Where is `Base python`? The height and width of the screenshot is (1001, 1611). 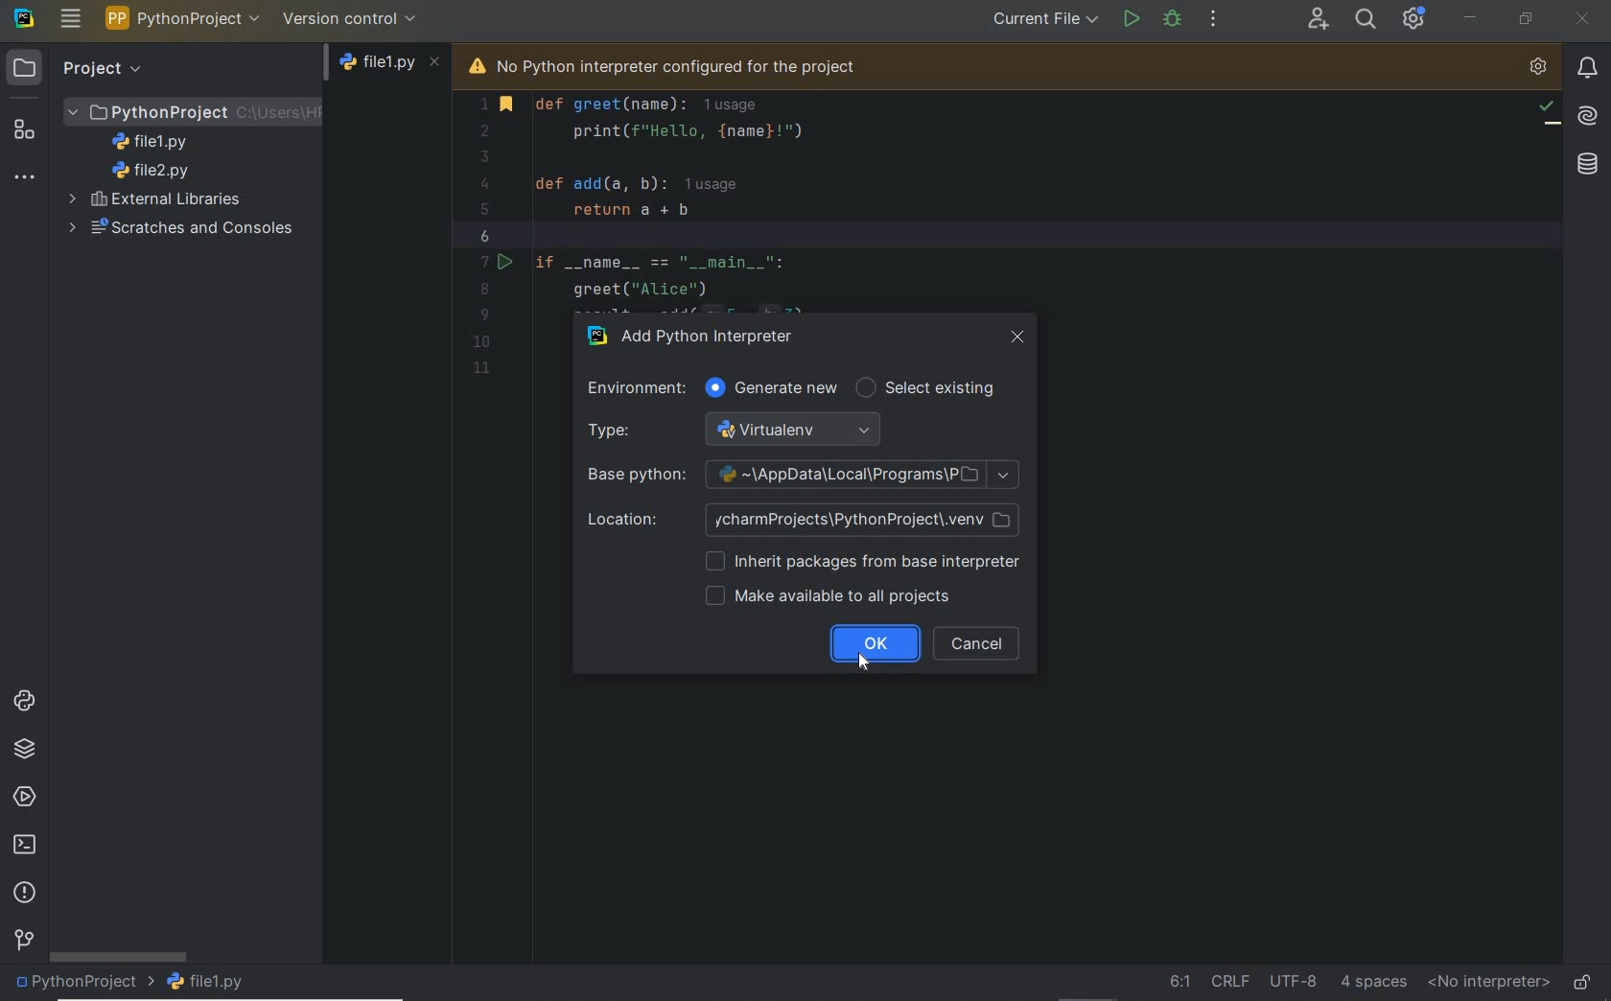
Base python is located at coordinates (804, 476).